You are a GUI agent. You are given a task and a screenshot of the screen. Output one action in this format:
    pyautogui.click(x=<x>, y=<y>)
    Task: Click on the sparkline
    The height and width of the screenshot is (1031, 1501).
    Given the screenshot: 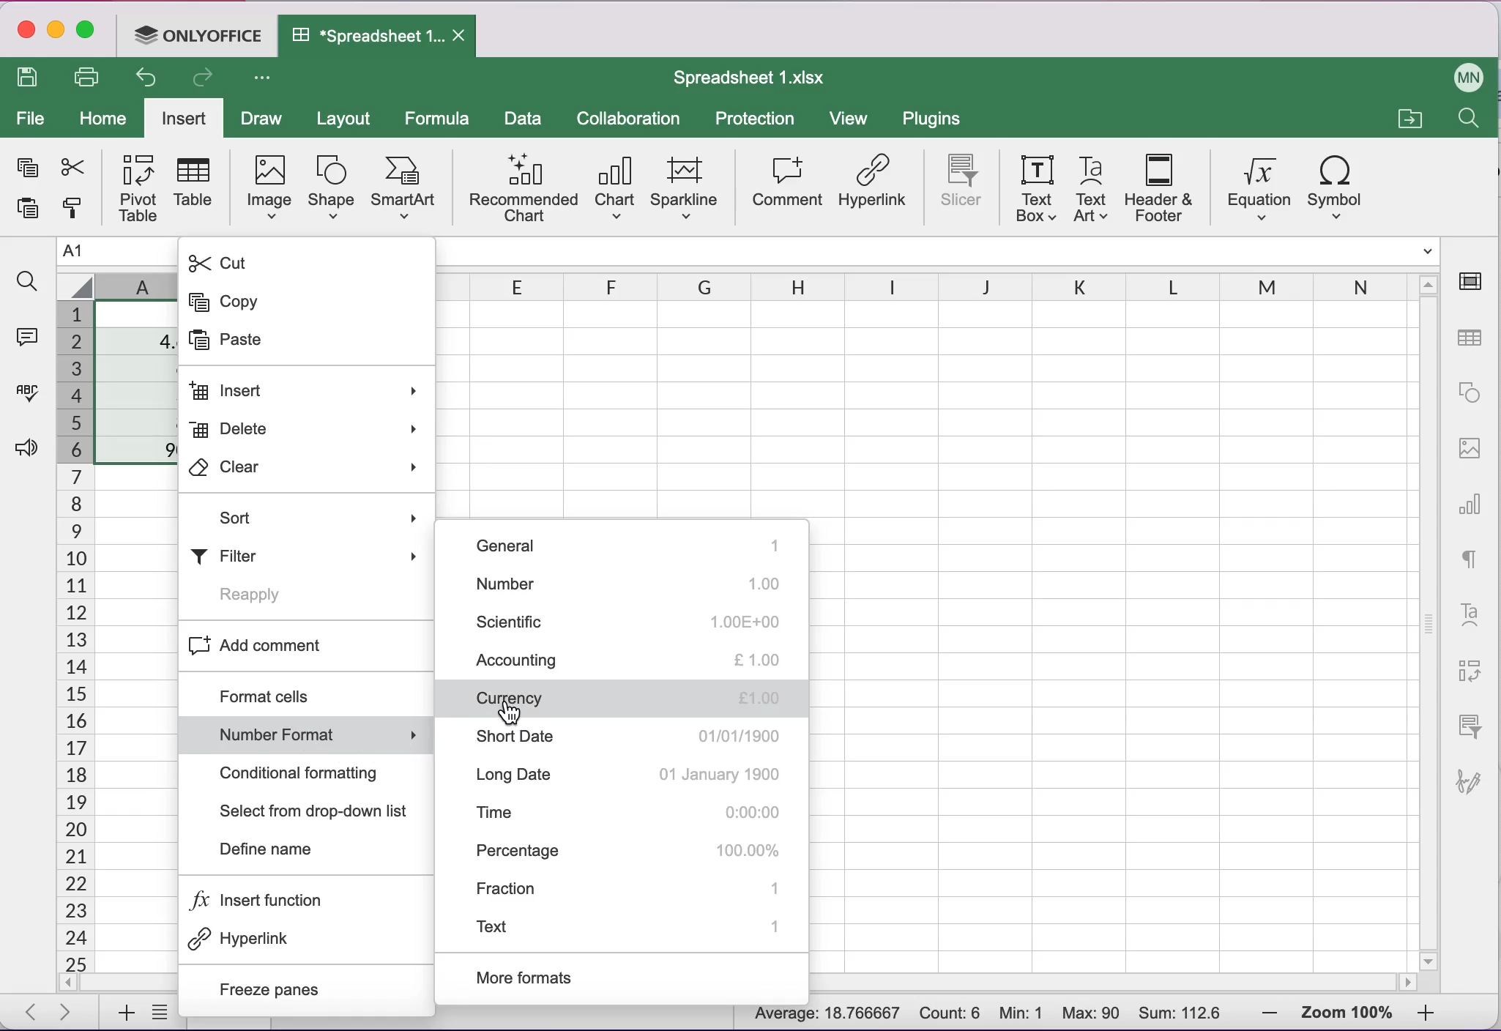 What is the action you would take?
    pyautogui.click(x=686, y=187)
    